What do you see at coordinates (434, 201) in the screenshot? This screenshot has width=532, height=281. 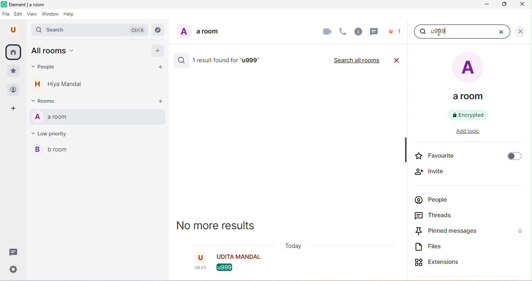 I see `people` at bounding box center [434, 201].